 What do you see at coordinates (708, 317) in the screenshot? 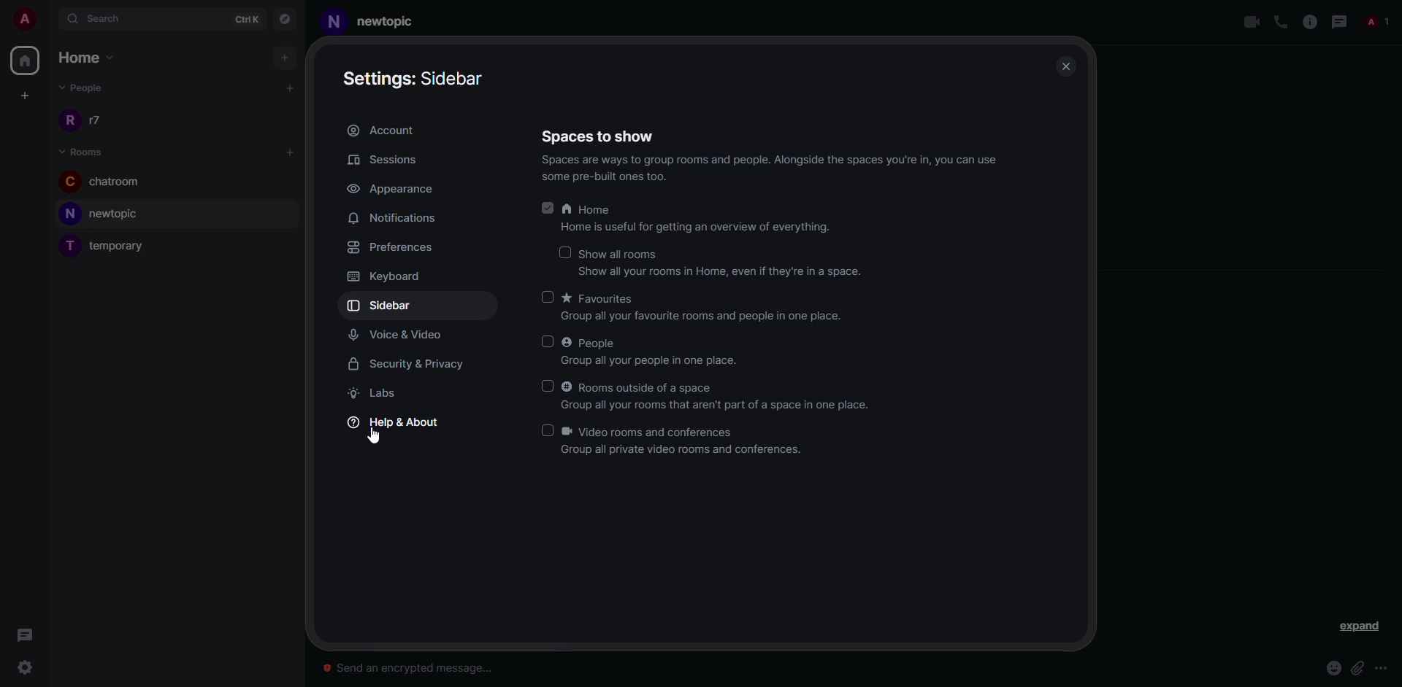
I see `info` at bounding box center [708, 317].